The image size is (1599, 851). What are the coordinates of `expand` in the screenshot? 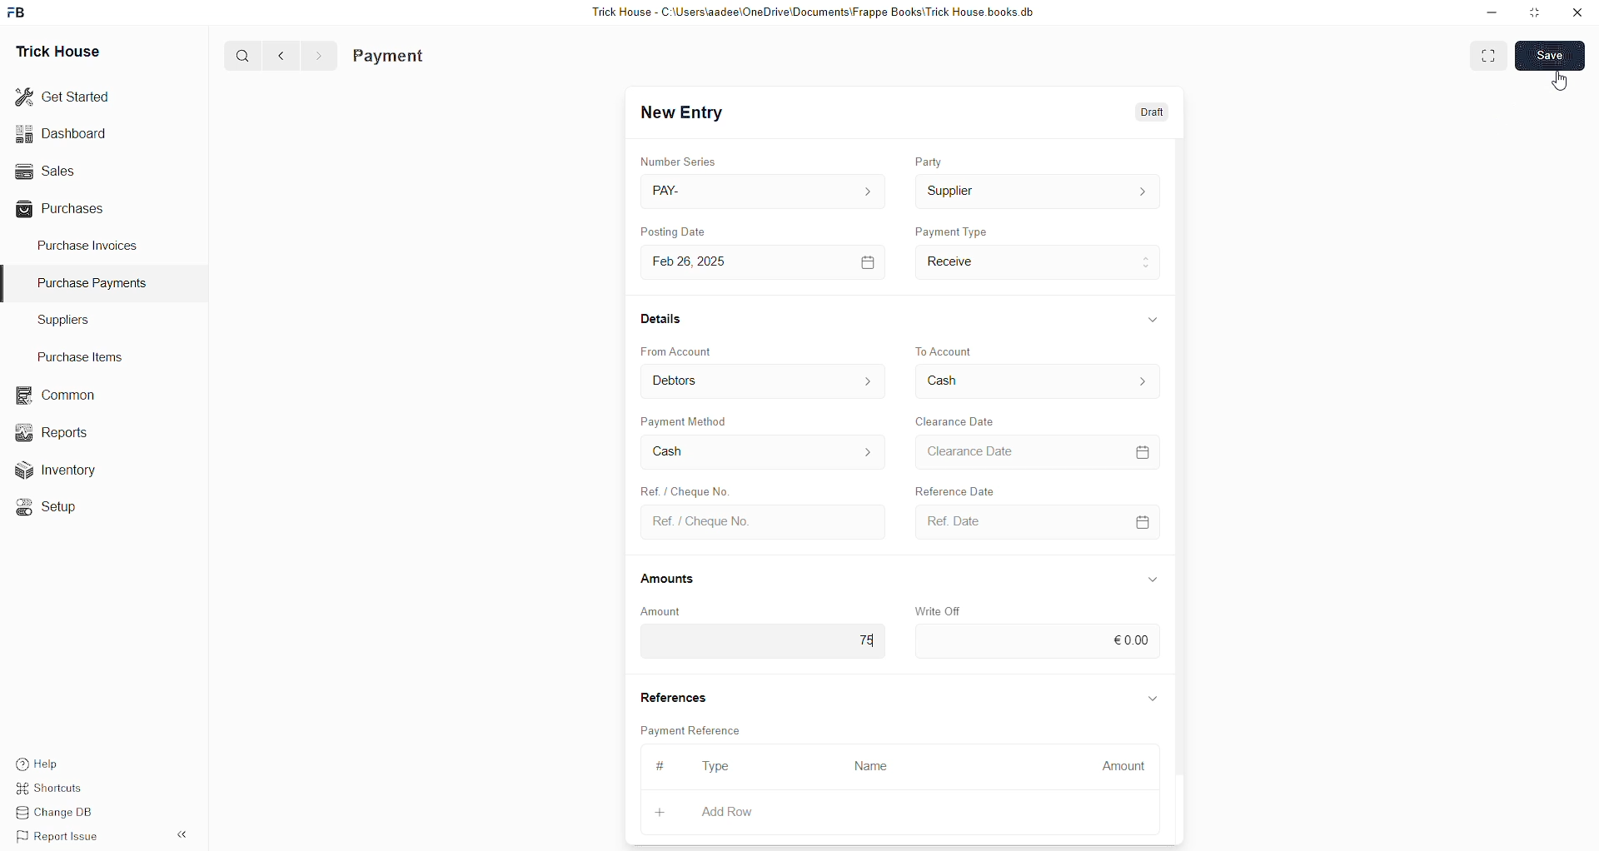 It's located at (185, 834).